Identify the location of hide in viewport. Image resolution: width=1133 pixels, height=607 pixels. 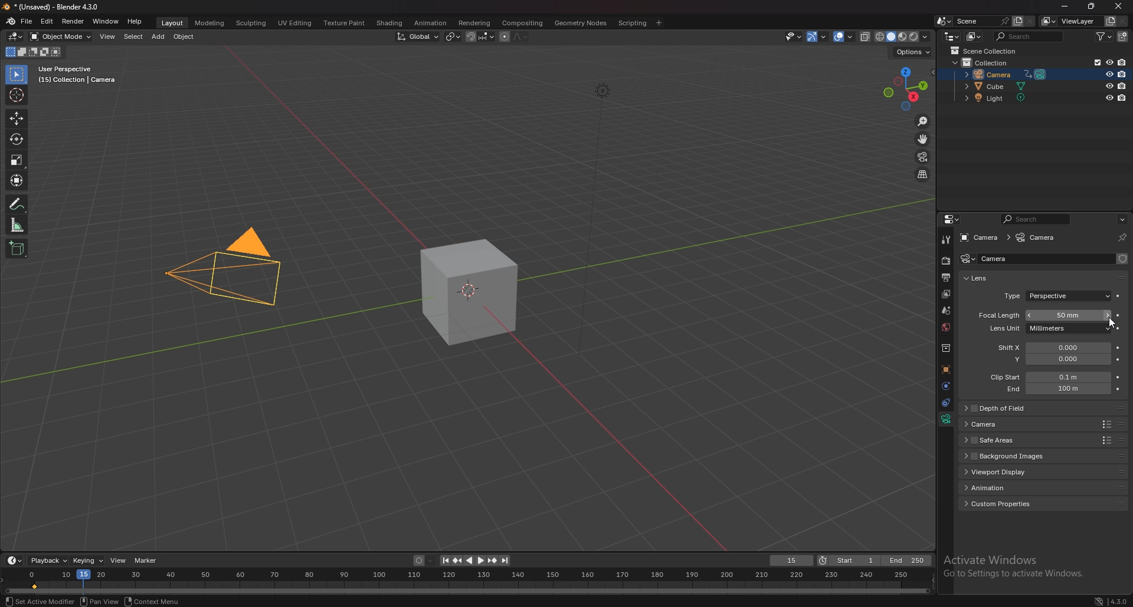
(1109, 85).